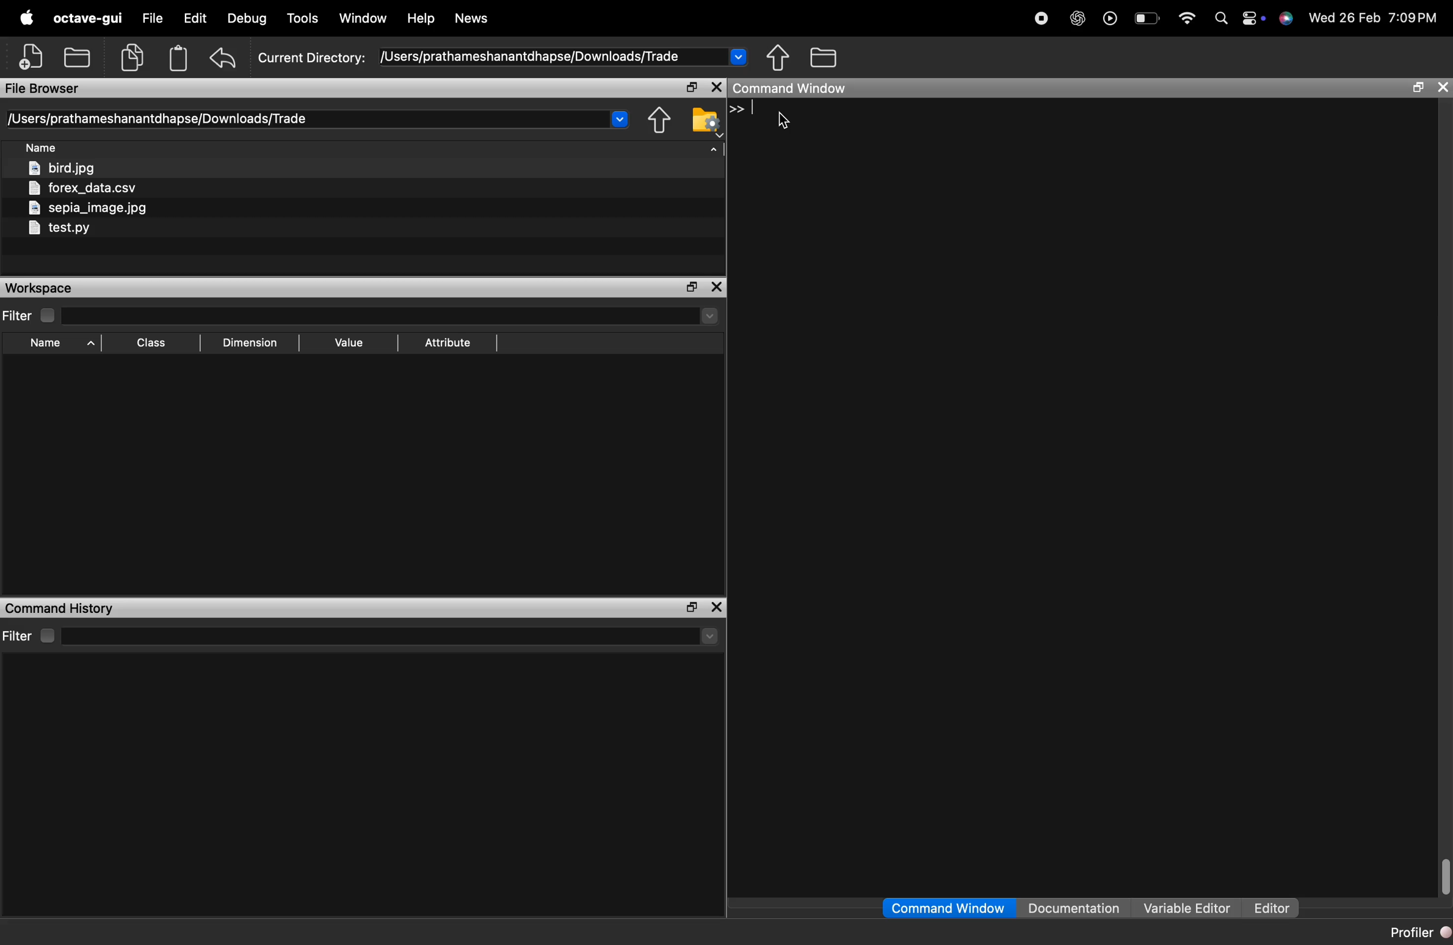 This screenshot has width=1453, height=945. What do you see at coordinates (29, 18) in the screenshot?
I see `apple logo` at bounding box center [29, 18].